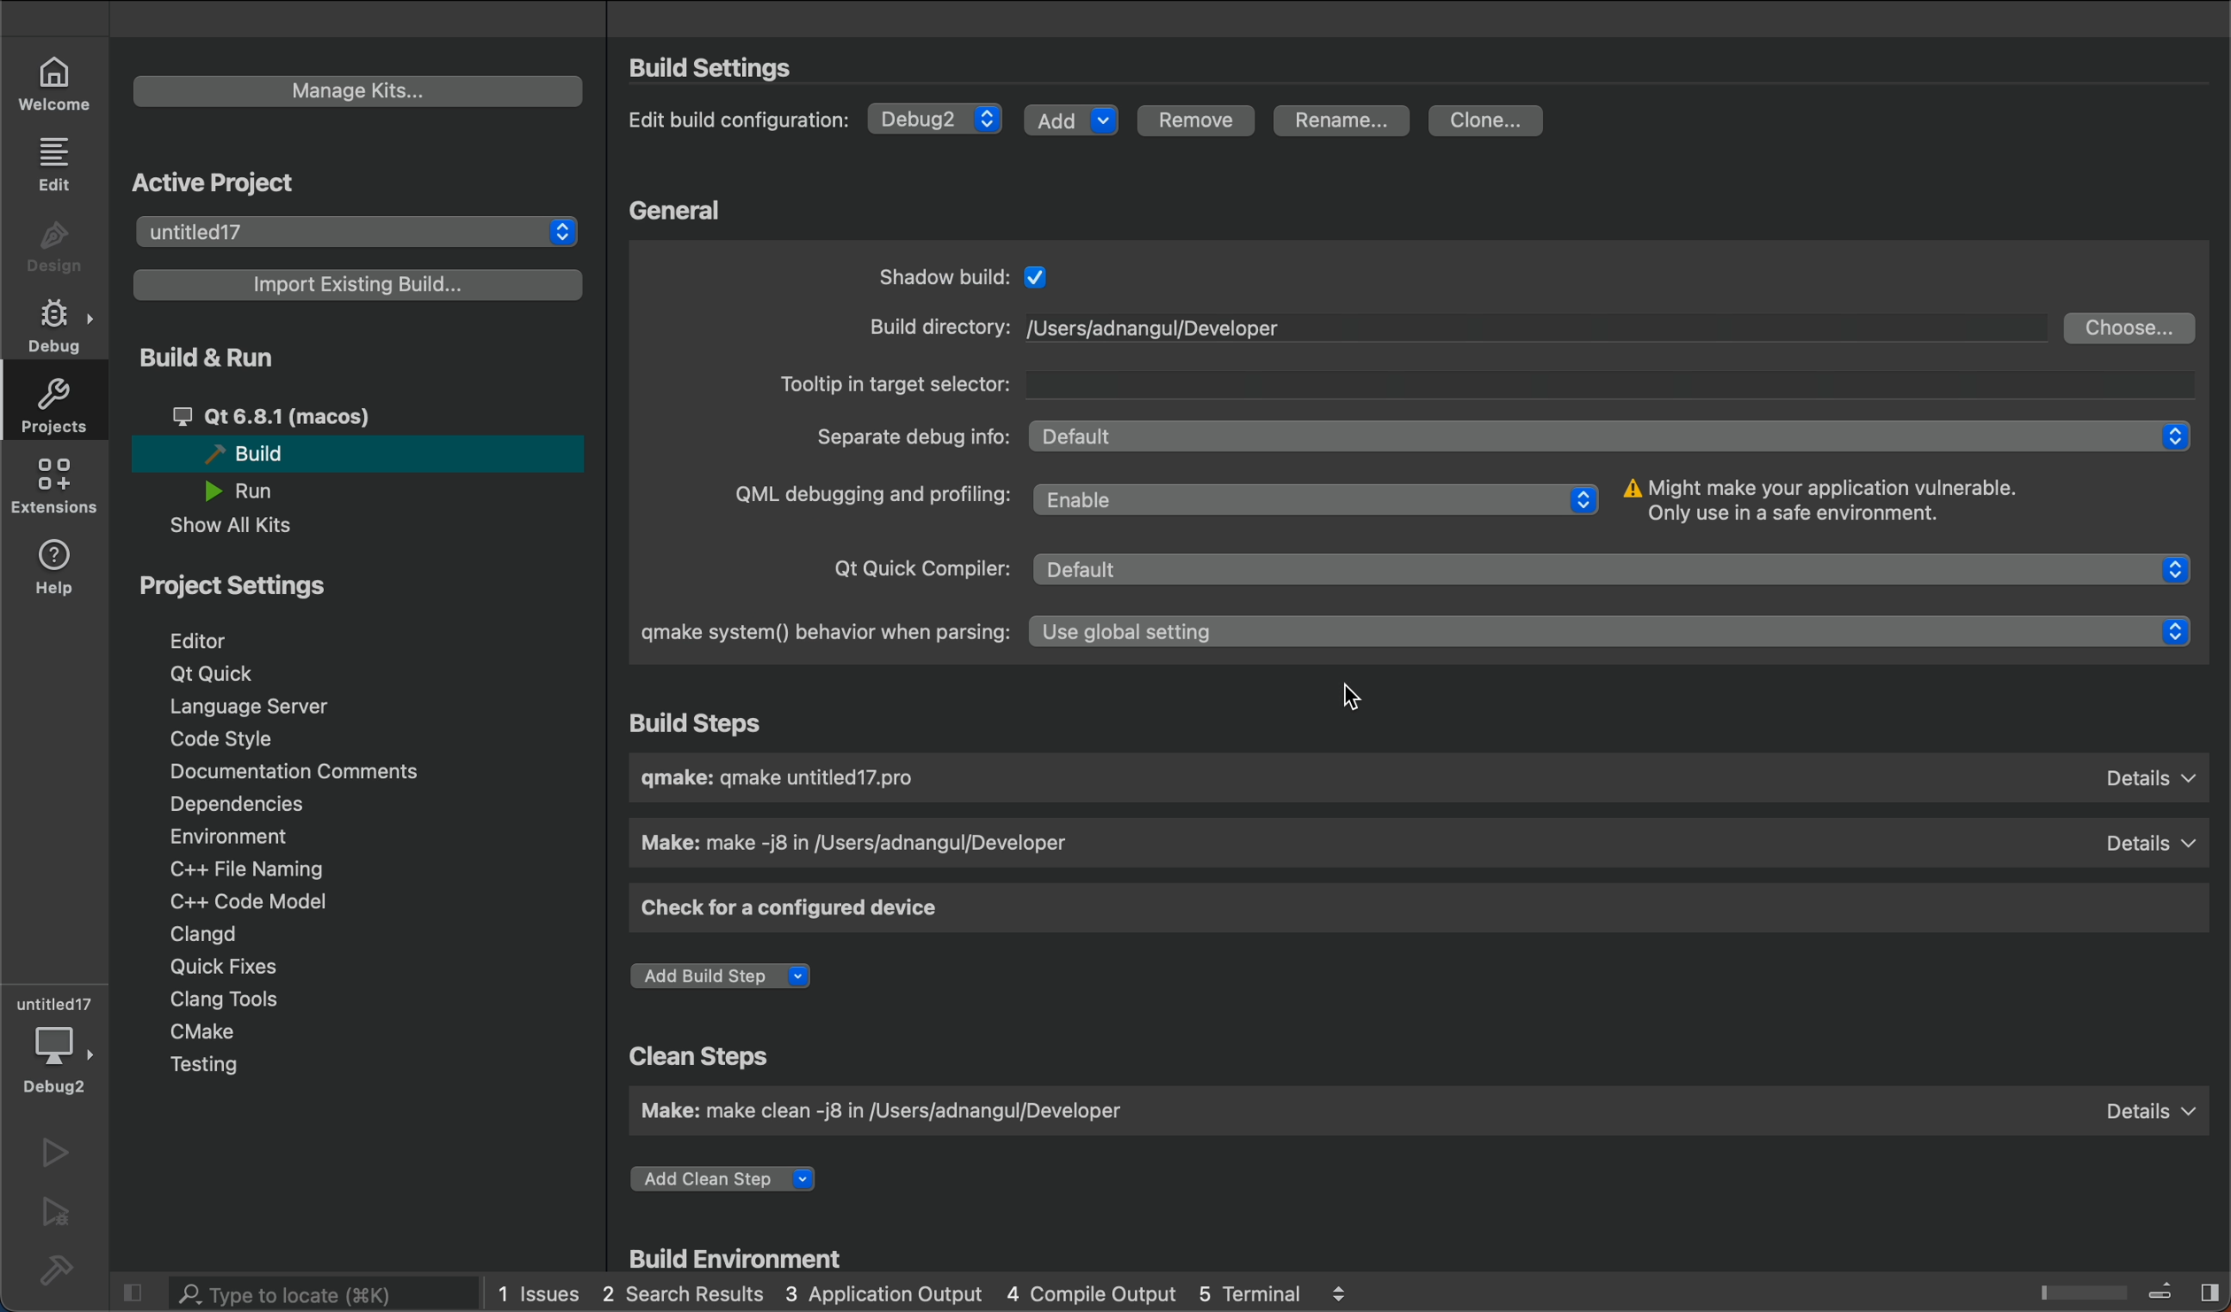  I want to click on search, so click(293, 1294).